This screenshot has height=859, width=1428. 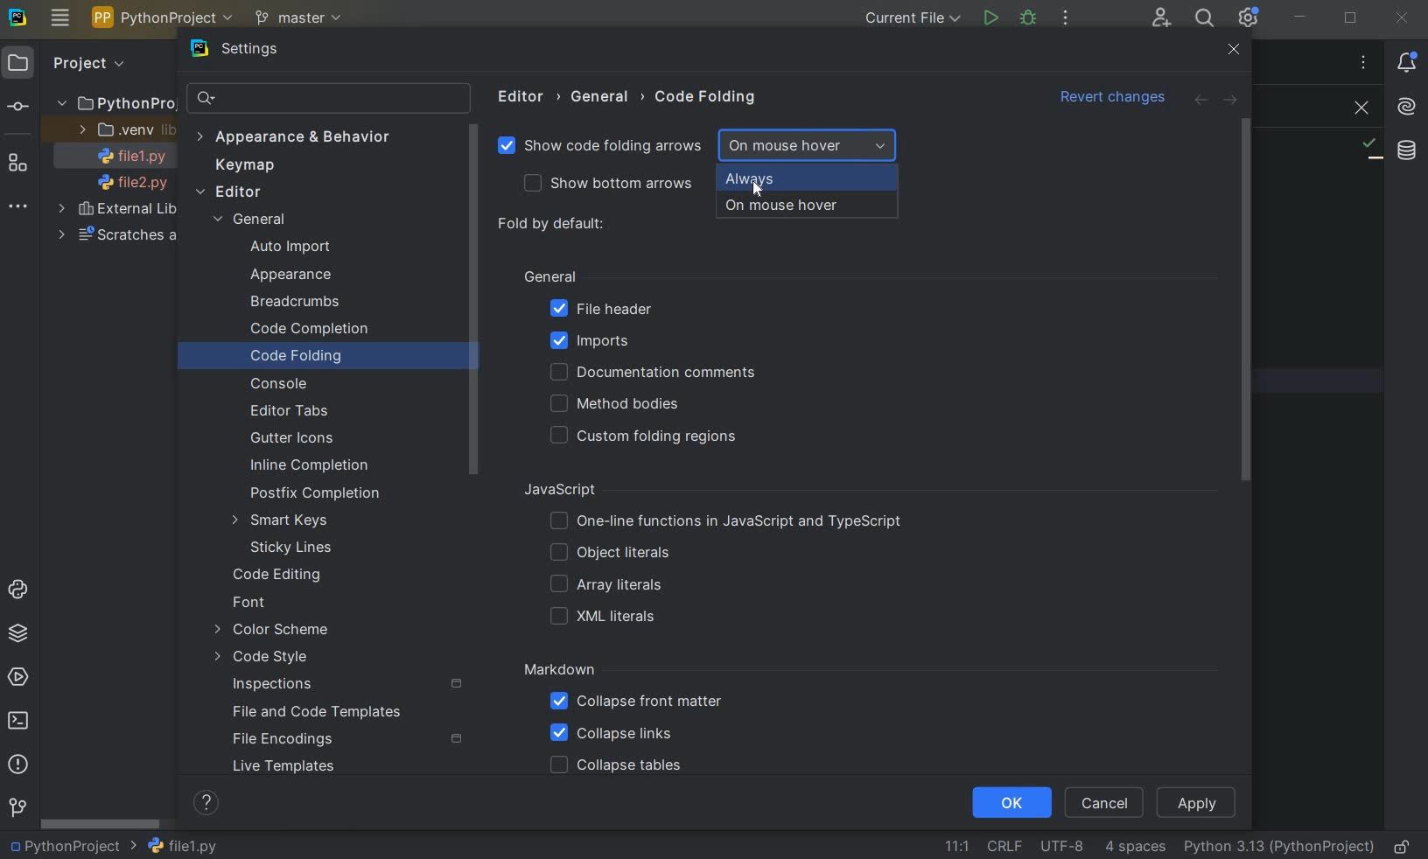 What do you see at coordinates (1250, 19) in the screenshot?
I see `IDE AND PROJECT SETTINGS` at bounding box center [1250, 19].